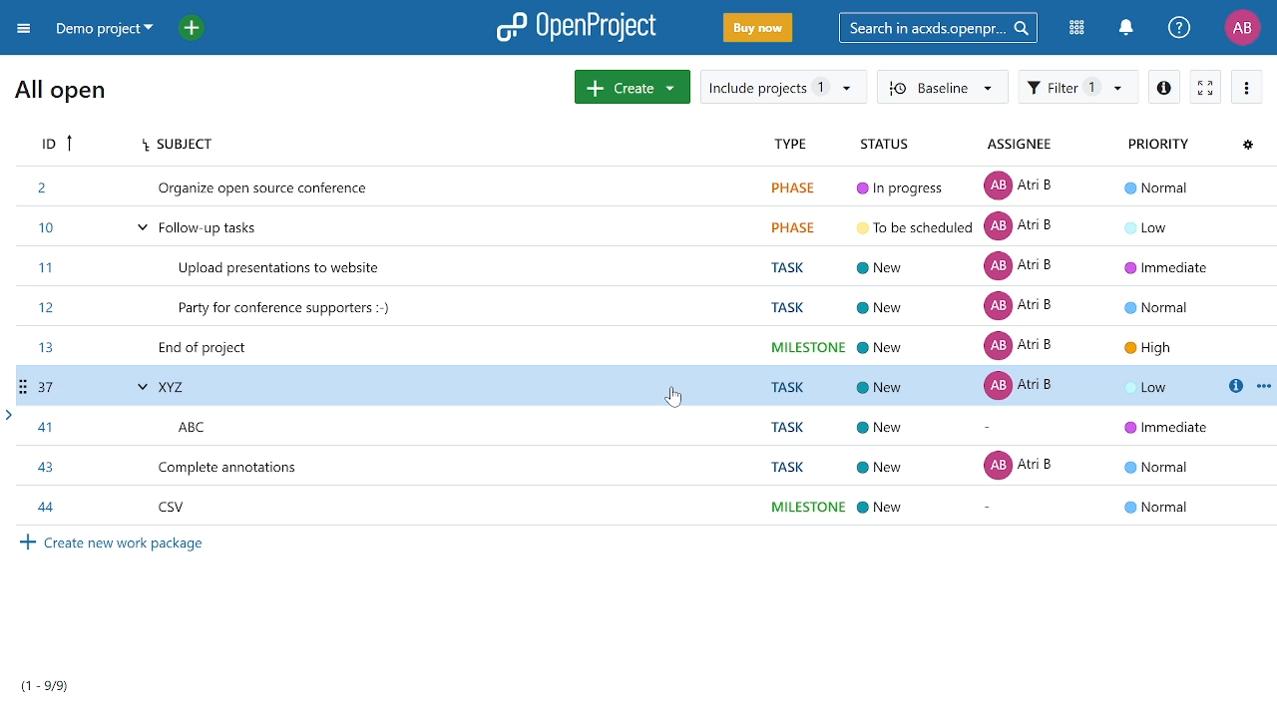  Describe the element at coordinates (644, 512) in the screenshot. I see `work package ID 44 details` at that location.